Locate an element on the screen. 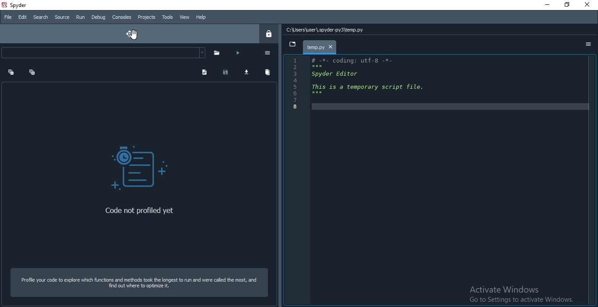 The image size is (598, 307). dropdown is located at coordinates (293, 44).